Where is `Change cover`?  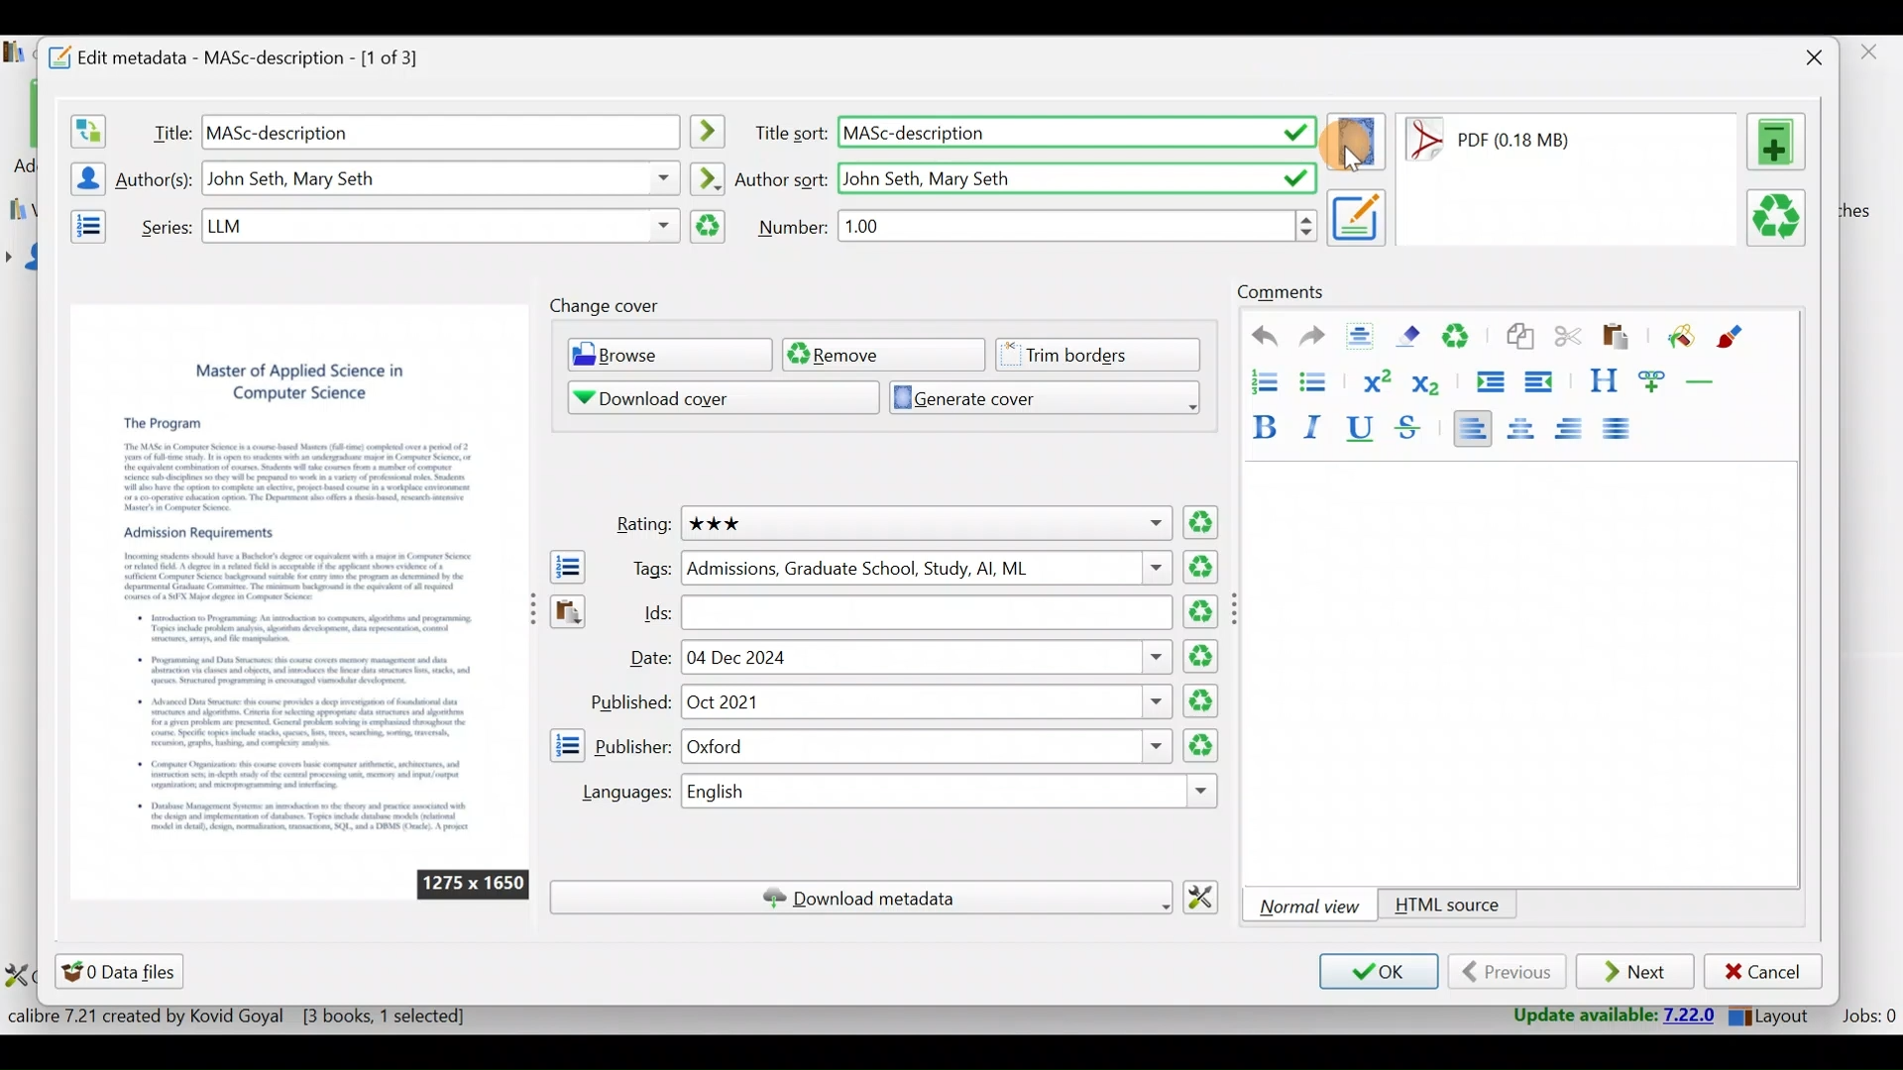
Change cover is located at coordinates (610, 306).